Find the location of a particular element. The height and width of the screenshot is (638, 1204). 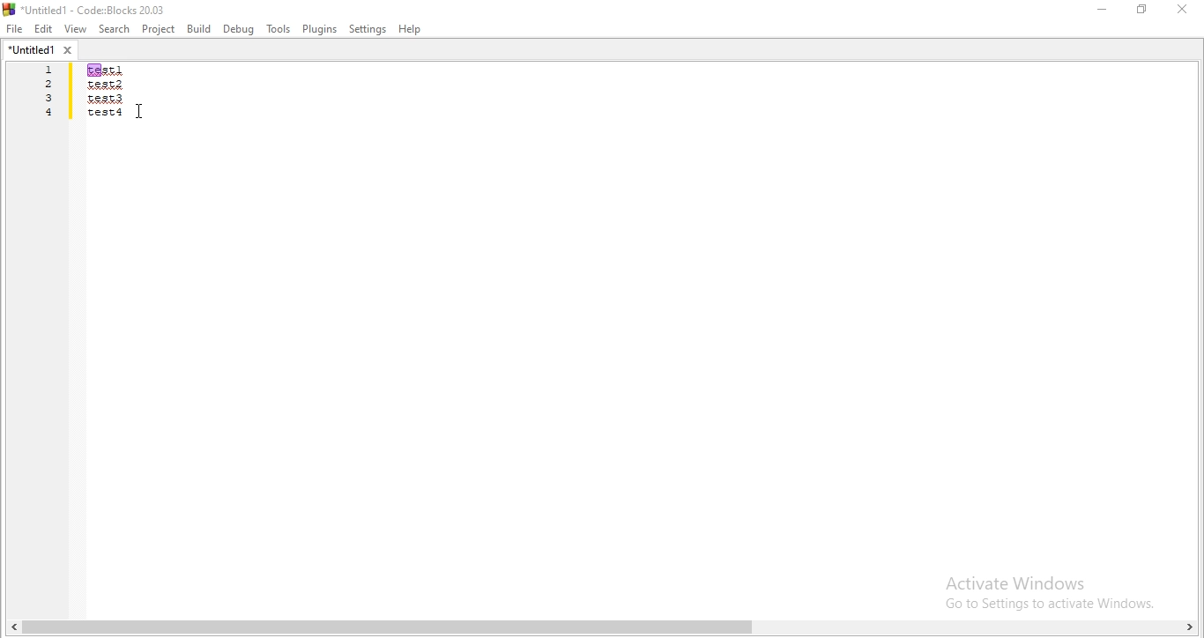

untitled1 is located at coordinates (41, 48).